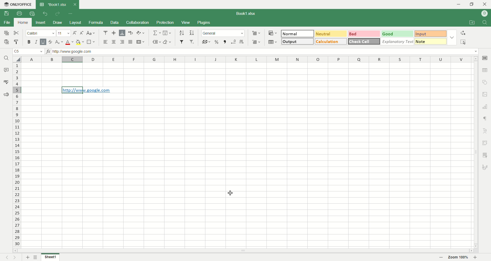  I want to click on clear, so click(169, 41).